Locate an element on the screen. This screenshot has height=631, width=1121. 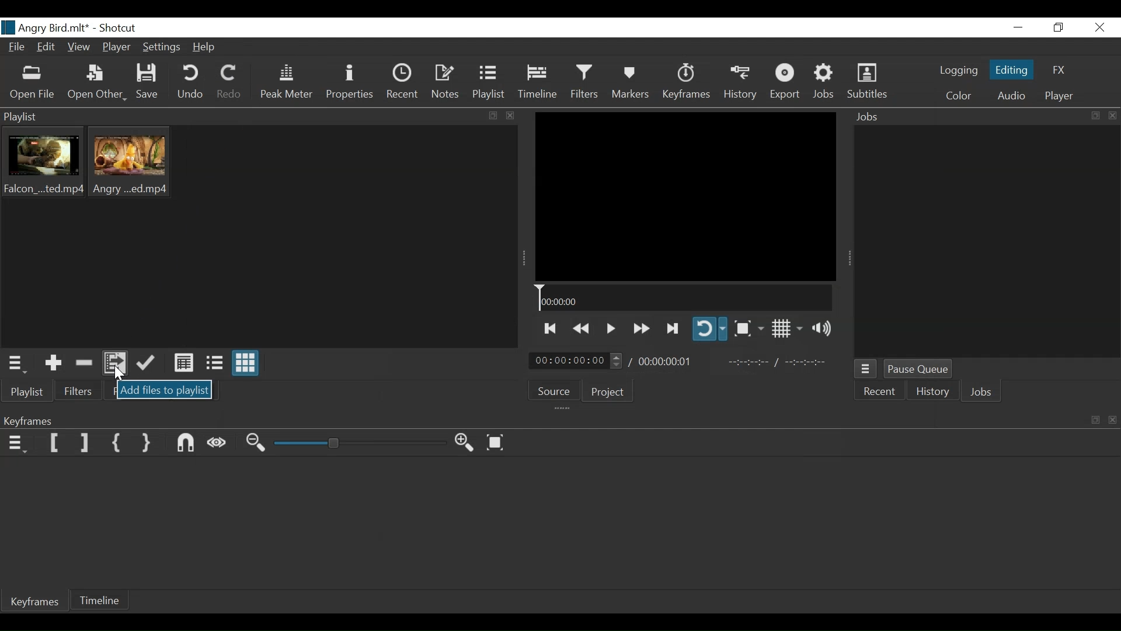
File is located at coordinates (14, 48).